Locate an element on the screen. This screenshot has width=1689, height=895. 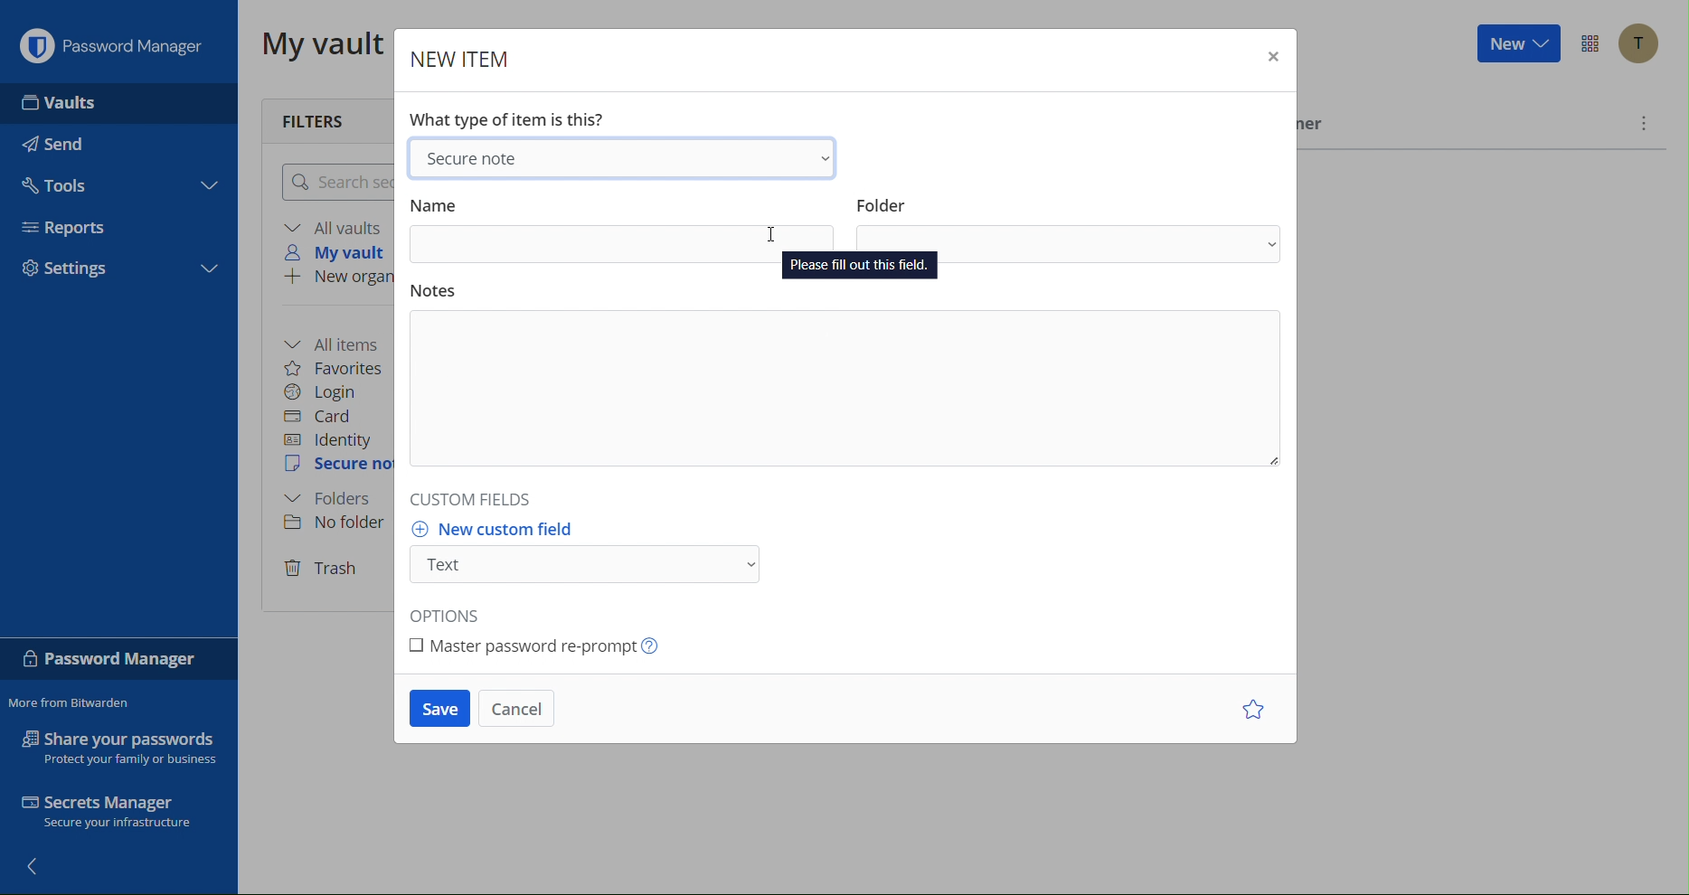
All vaults is located at coordinates (334, 227).